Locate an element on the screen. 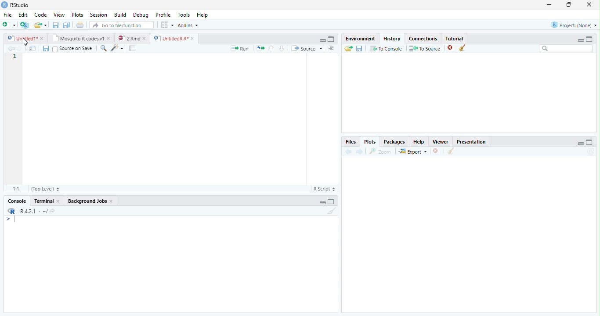 This screenshot has width=600, height=316. Background Jobs is located at coordinates (87, 201).